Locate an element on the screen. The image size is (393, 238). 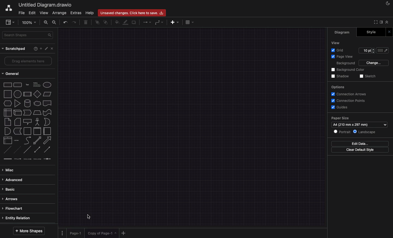
copy of page 1 is located at coordinates (102, 233).